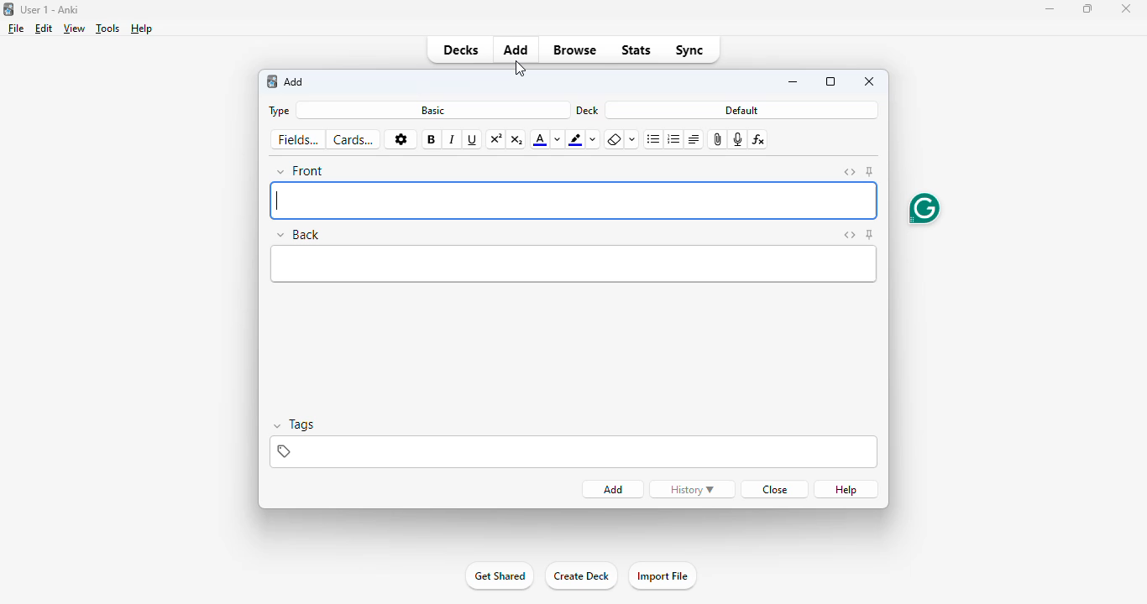 The height and width of the screenshot is (604, 1147). I want to click on text color, so click(539, 140).